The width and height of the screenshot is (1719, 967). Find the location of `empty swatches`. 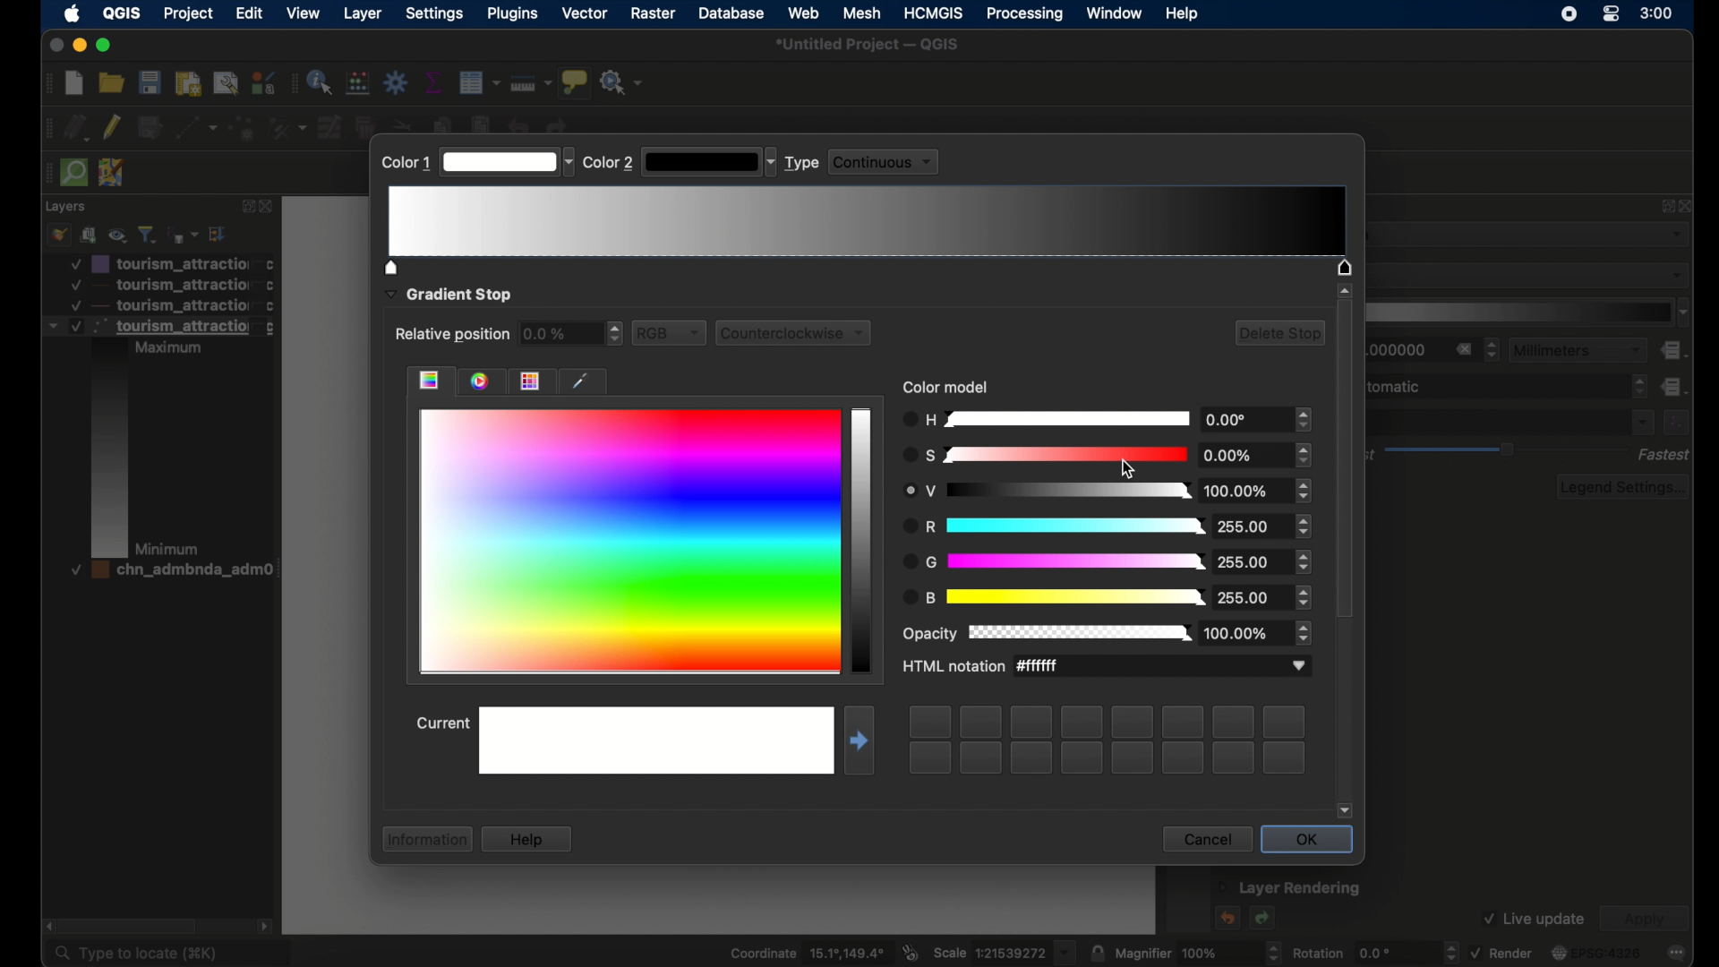

empty swatches is located at coordinates (1108, 740).